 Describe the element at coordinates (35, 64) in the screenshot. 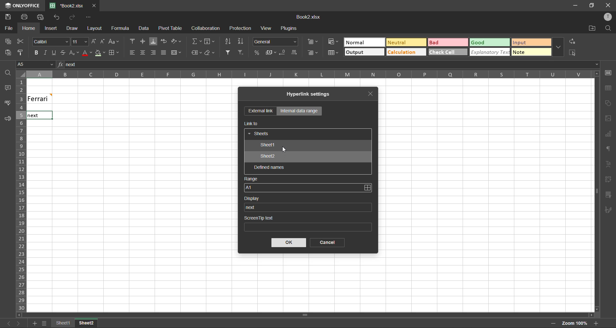

I see `cell address` at that location.